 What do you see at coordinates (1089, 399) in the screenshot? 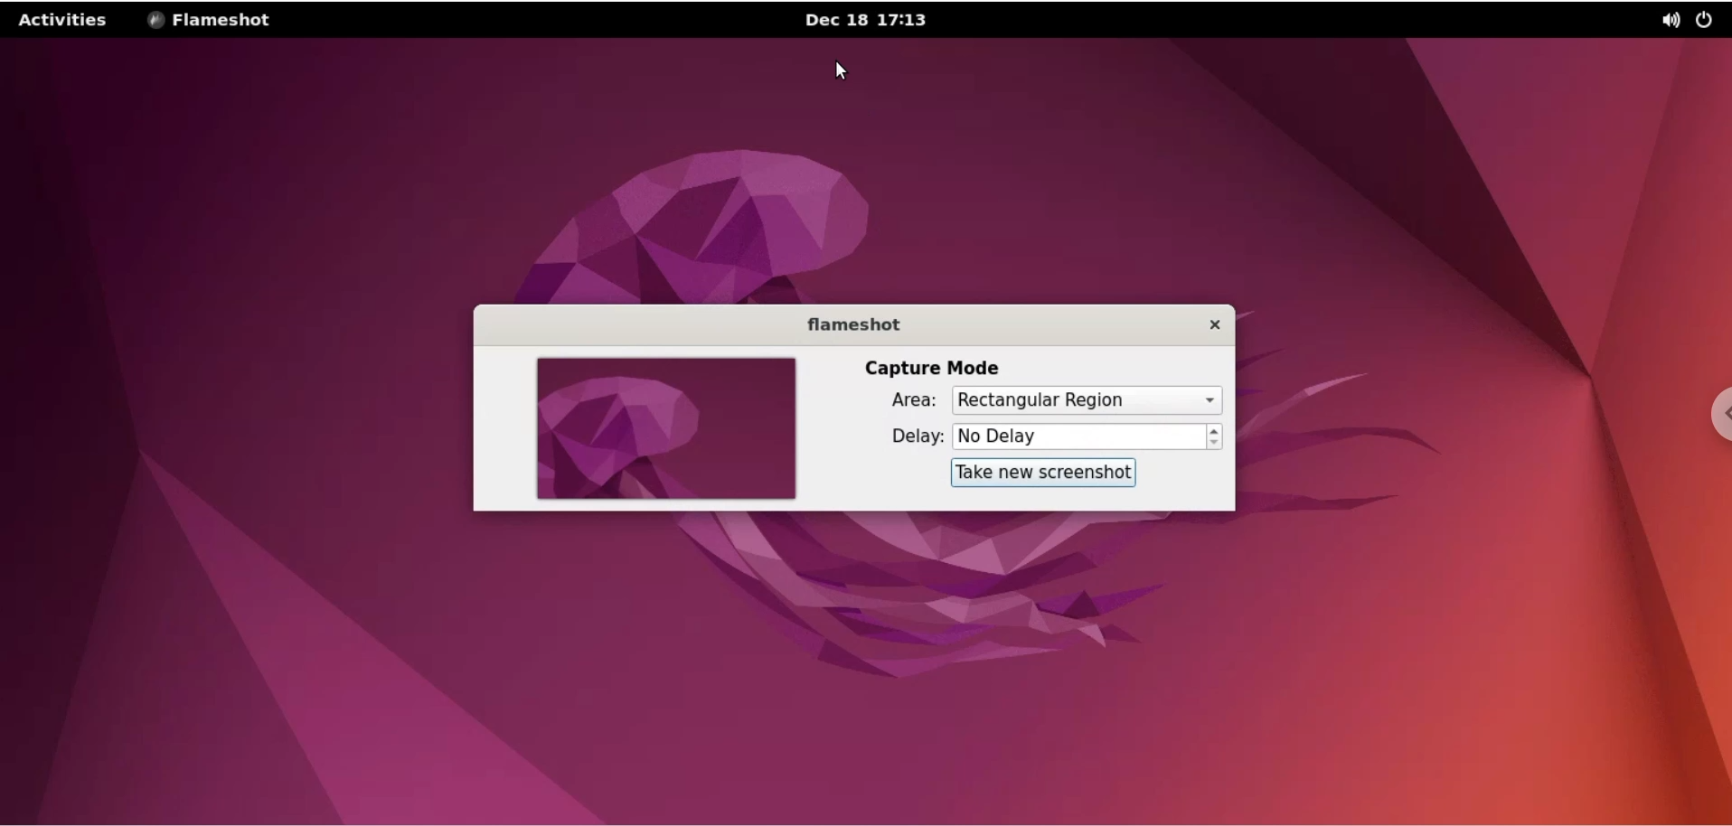
I see `capture area options` at bounding box center [1089, 399].